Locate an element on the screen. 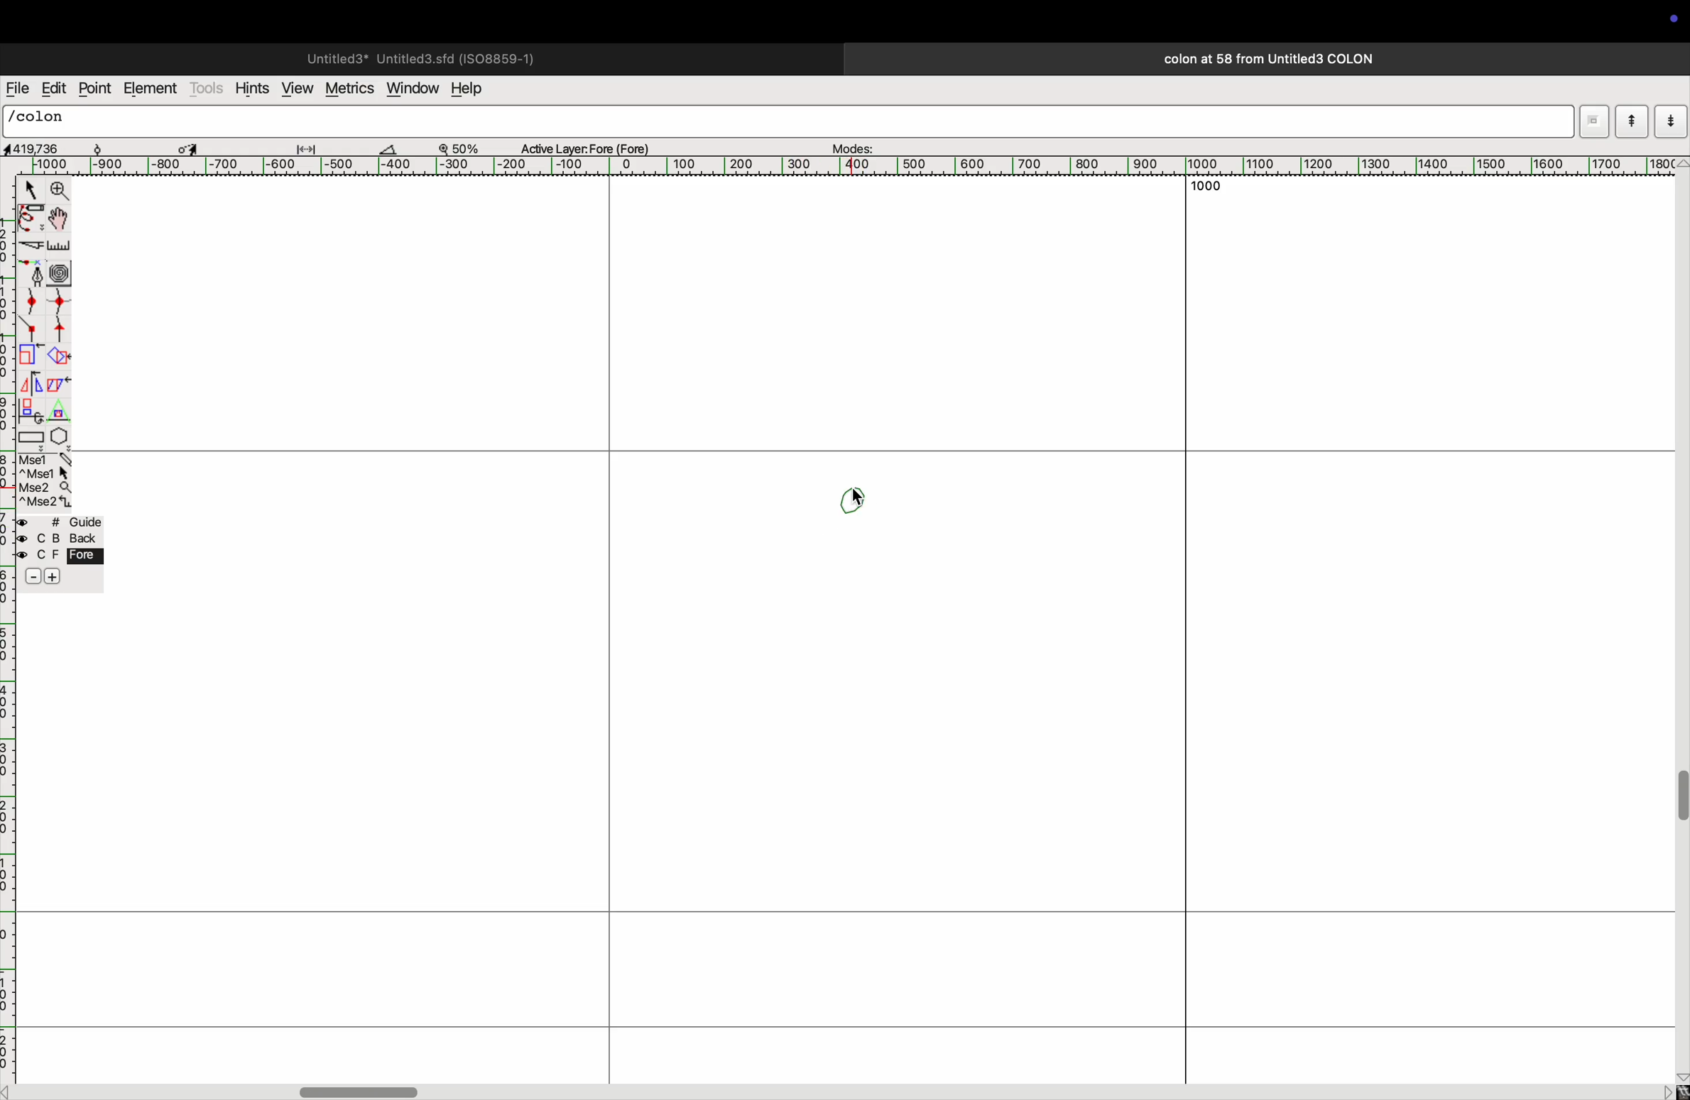 Image resolution: width=1690 pixels, height=1100 pixels. pen is located at coordinates (31, 221).